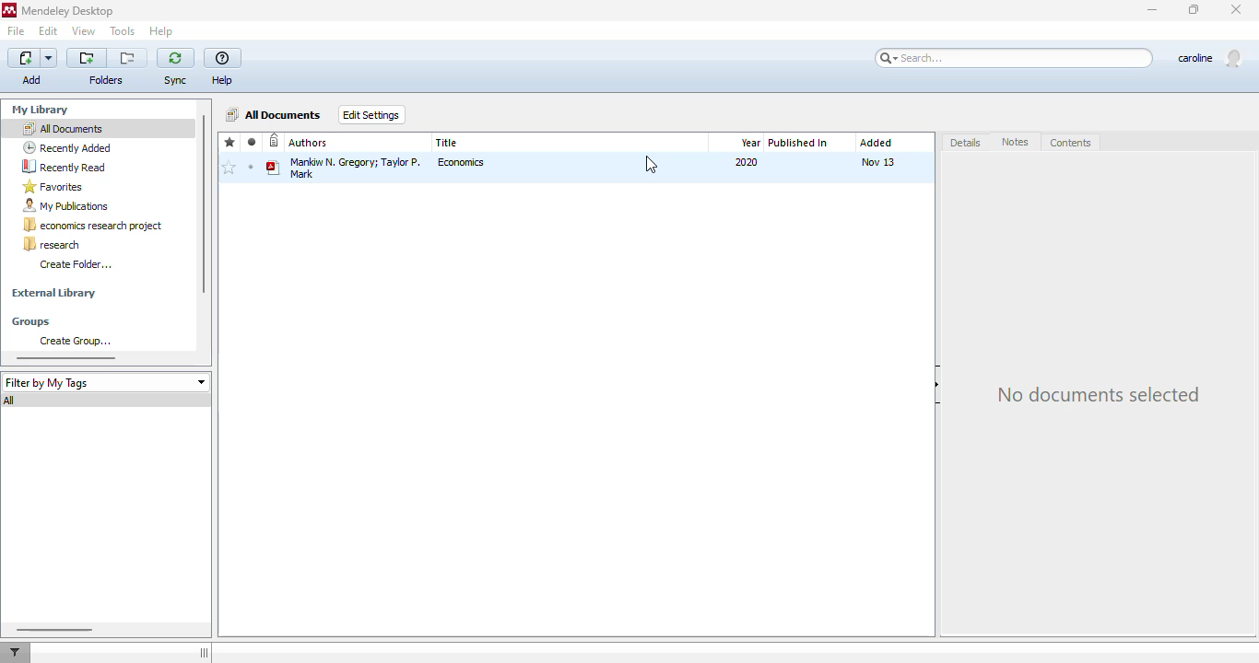 This screenshot has width=1259, height=663. What do you see at coordinates (226, 80) in the screenshot?
I see `Help` at bounding box center [226, 80].